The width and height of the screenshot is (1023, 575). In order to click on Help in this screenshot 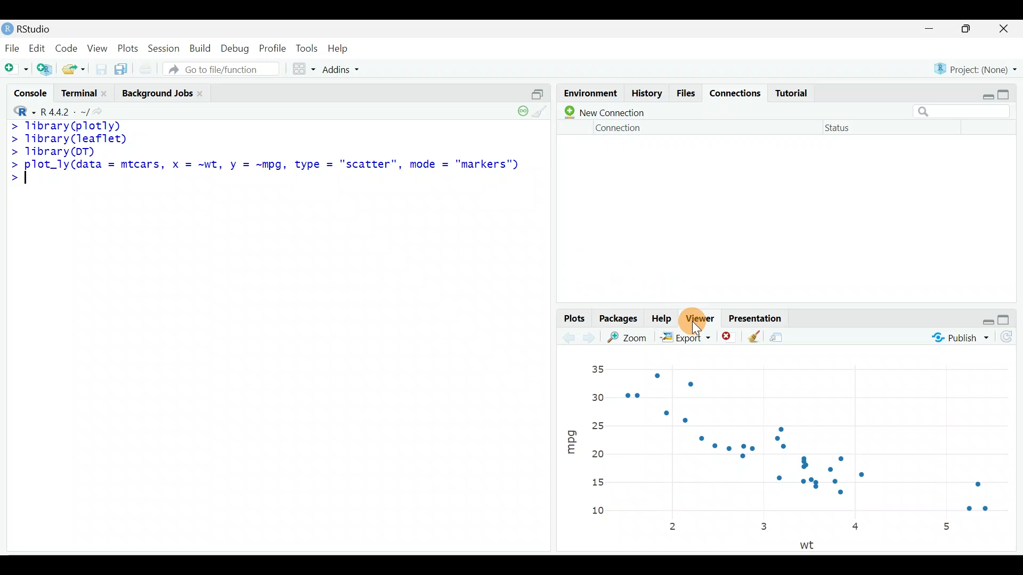, I will do `click(663, 317)`.